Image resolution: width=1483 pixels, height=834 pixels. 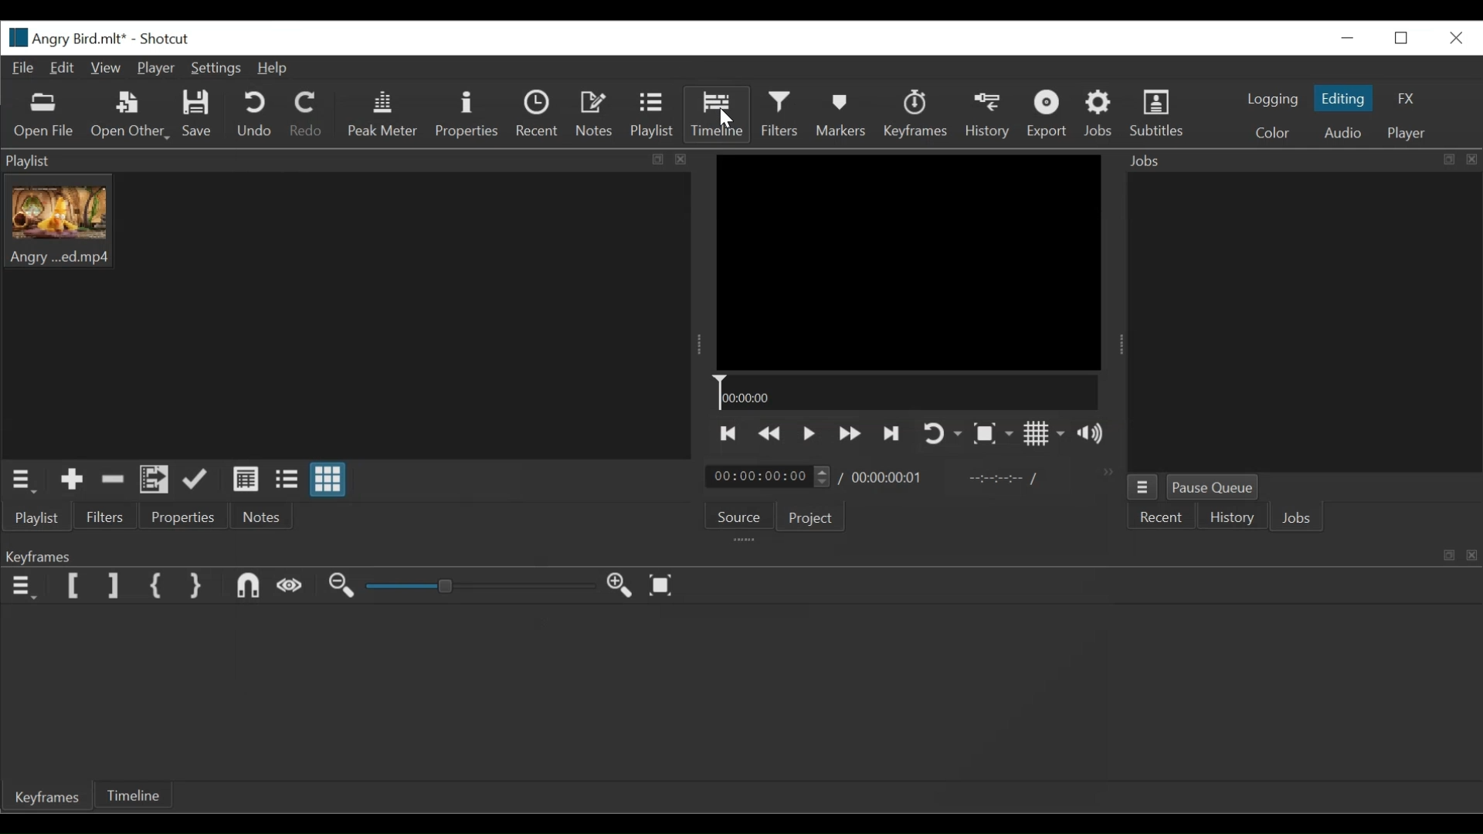 I want to click on imeline, so click(x=141, y=795).